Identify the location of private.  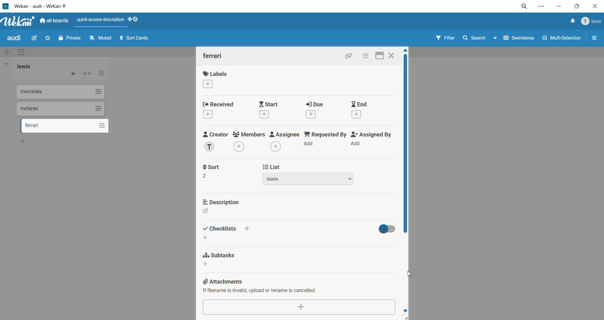
(70, 40).